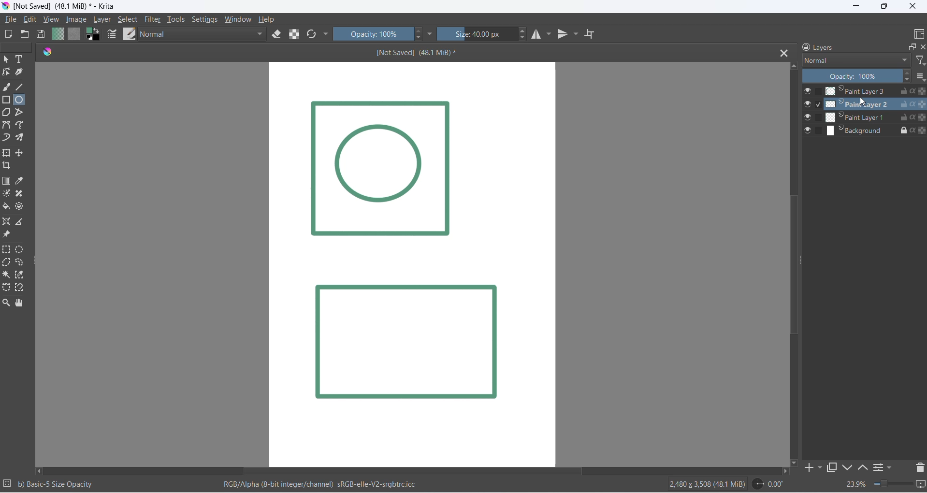 This screenshot has width=927, height=493. What do you see at coordinates (35, 266) in the screenshot?
I see `resize` at bounding box center [35, 266].